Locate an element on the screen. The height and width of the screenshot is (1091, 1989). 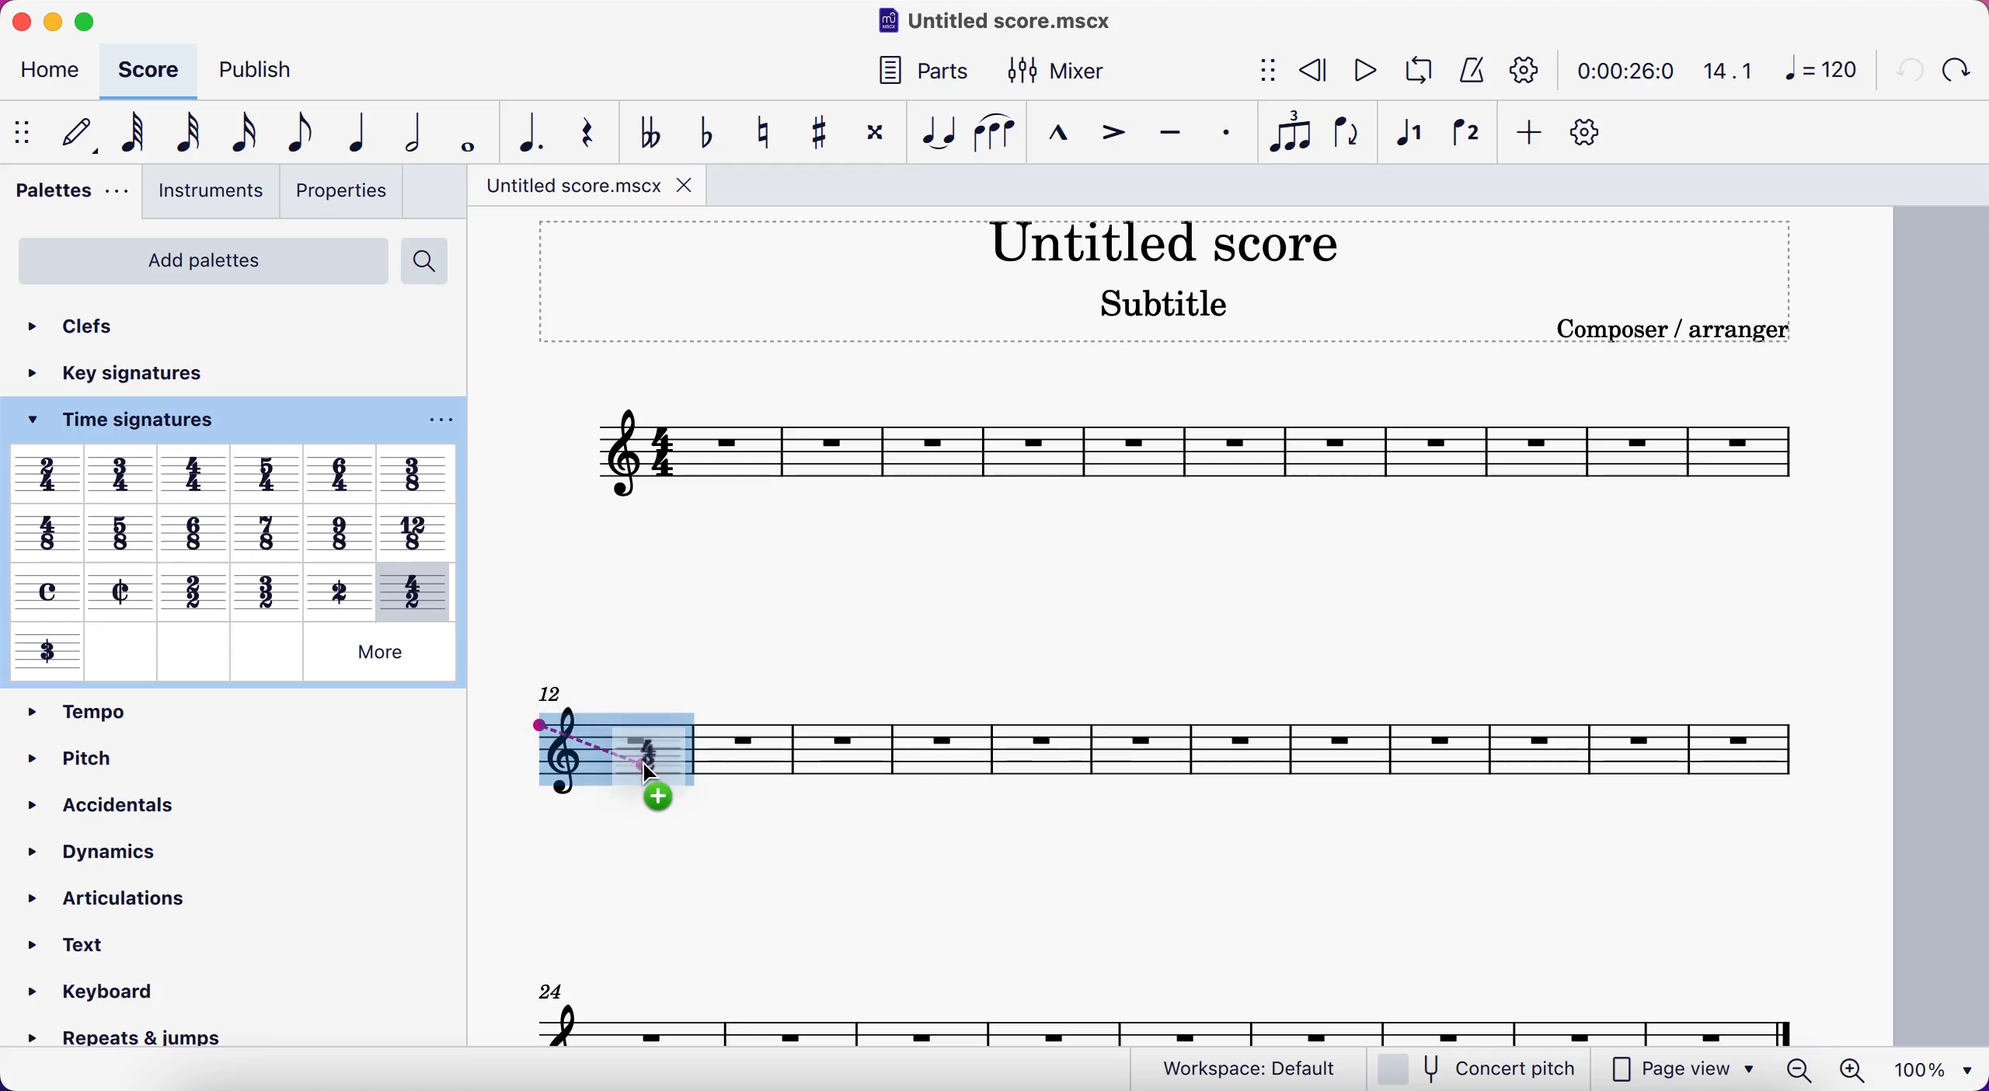
rewind is located at coordinates (1307, 73).